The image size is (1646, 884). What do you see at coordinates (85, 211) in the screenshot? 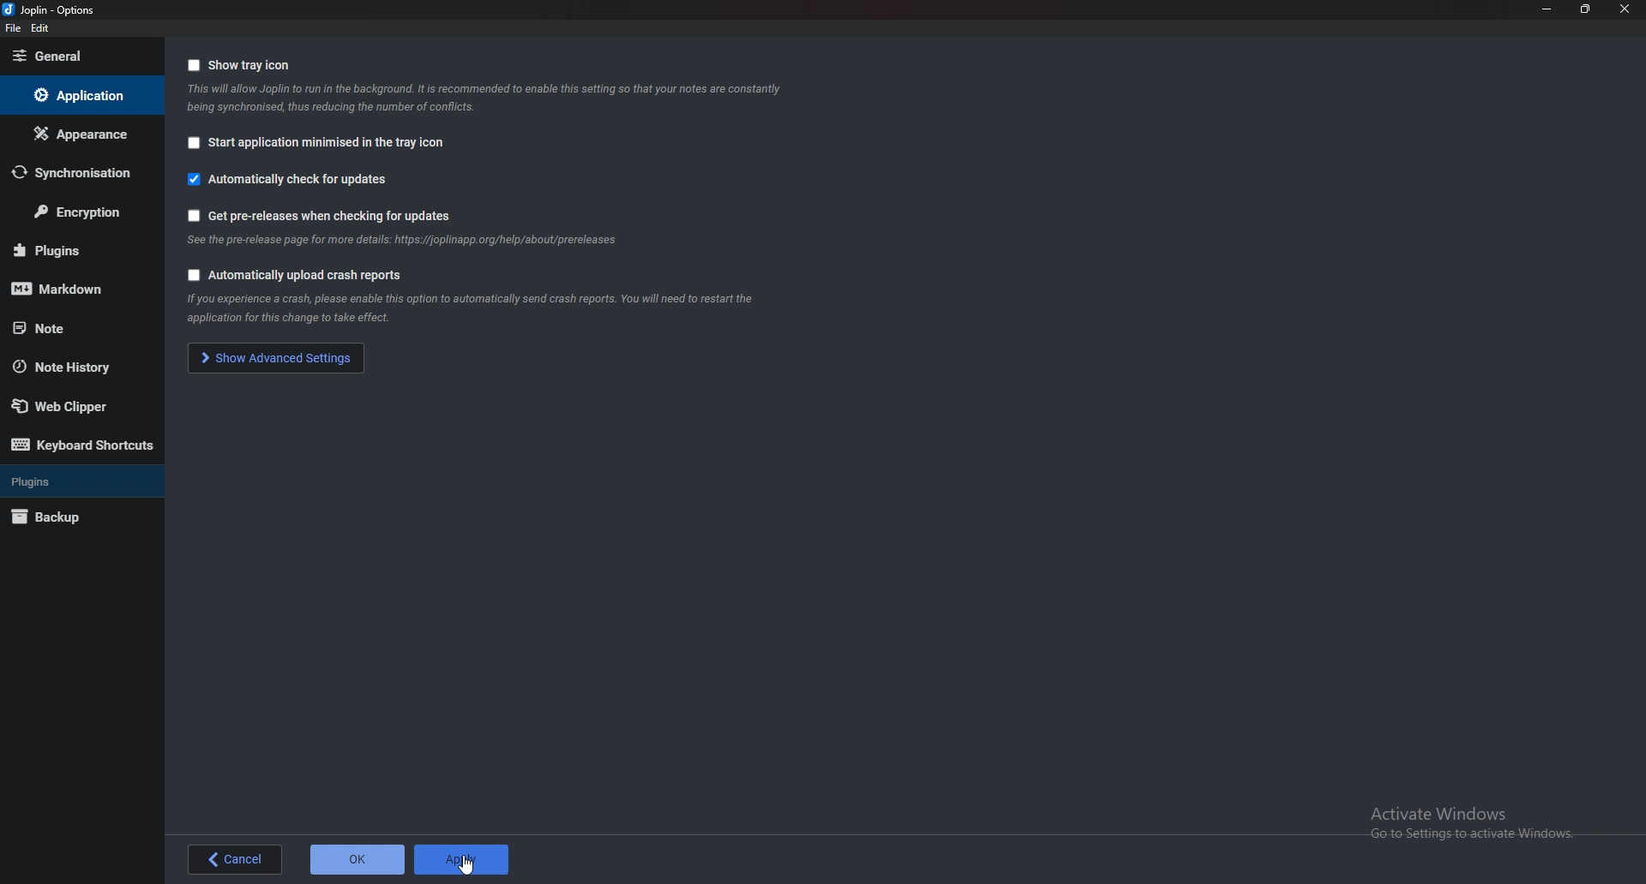
I see `Encryption` at bounding box center [85, 211].